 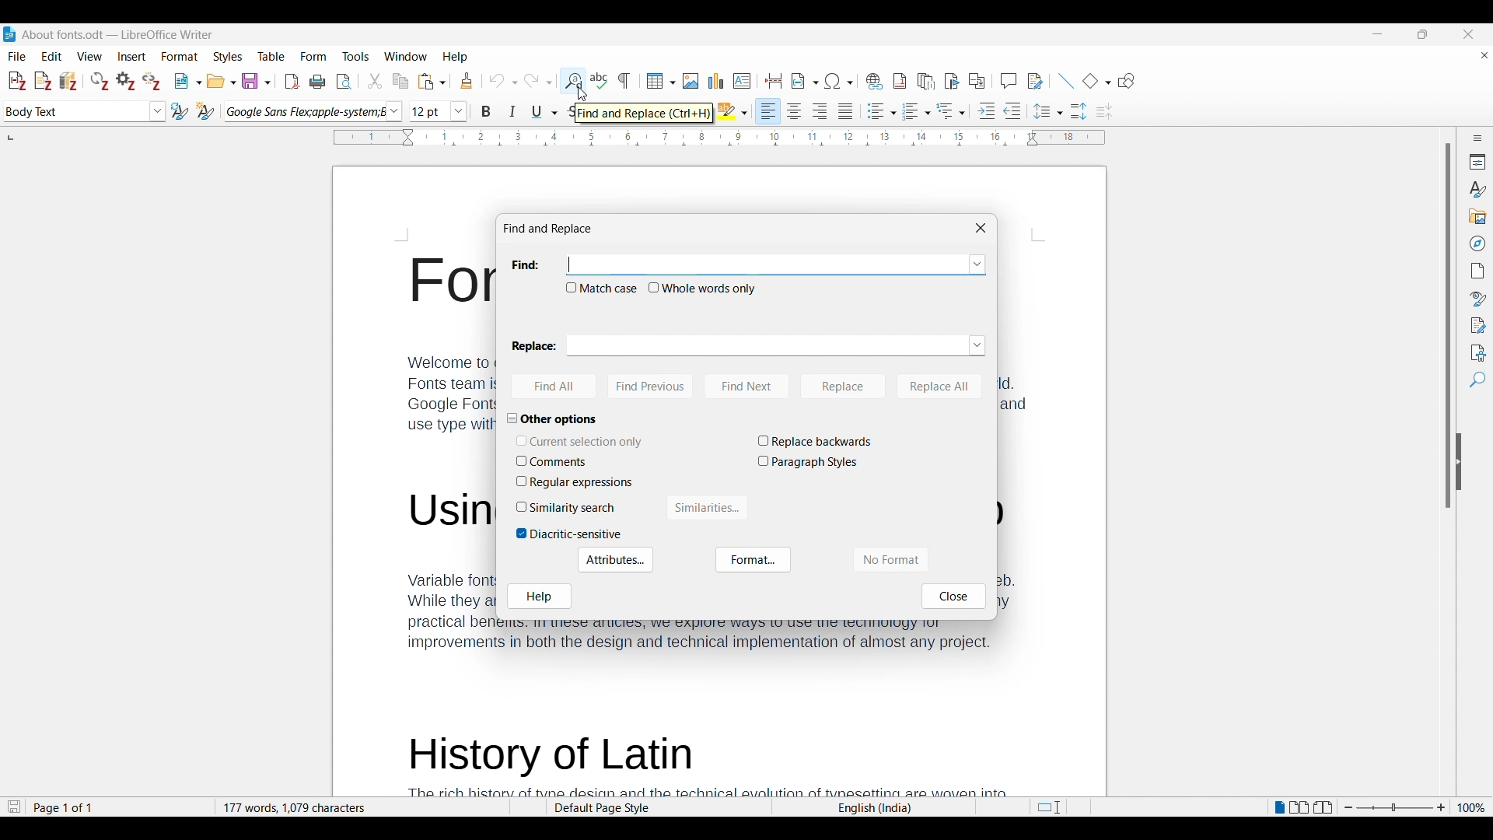 What do you see at coordinates (572, 81) in the screenshot?
I see `Find and replace` at bounding box center [572, 81].